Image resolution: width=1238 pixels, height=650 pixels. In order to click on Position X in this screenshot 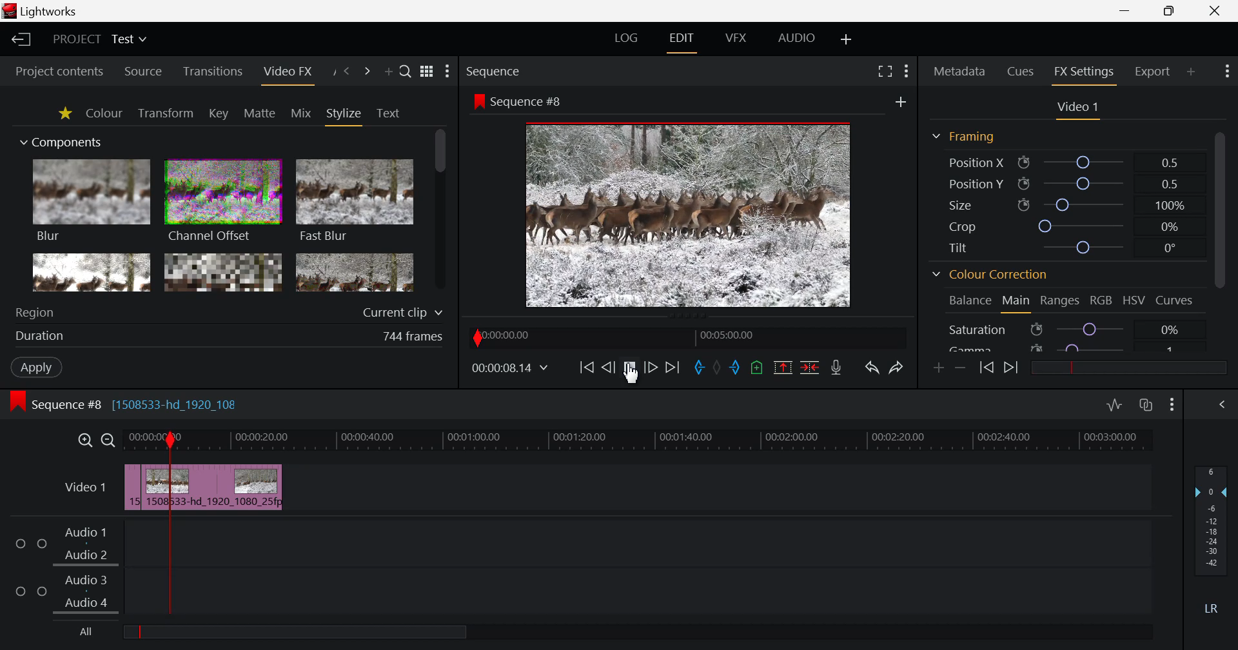, I will do `click(1065, 162)`.